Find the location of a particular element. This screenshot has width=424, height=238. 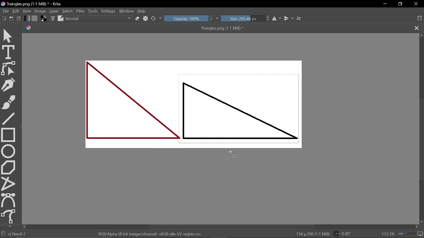

RGB/Alpha (8-bit integer/channel) sRGB-elle-V2-srgbtrc.icc is located at coordinates (149, 234).